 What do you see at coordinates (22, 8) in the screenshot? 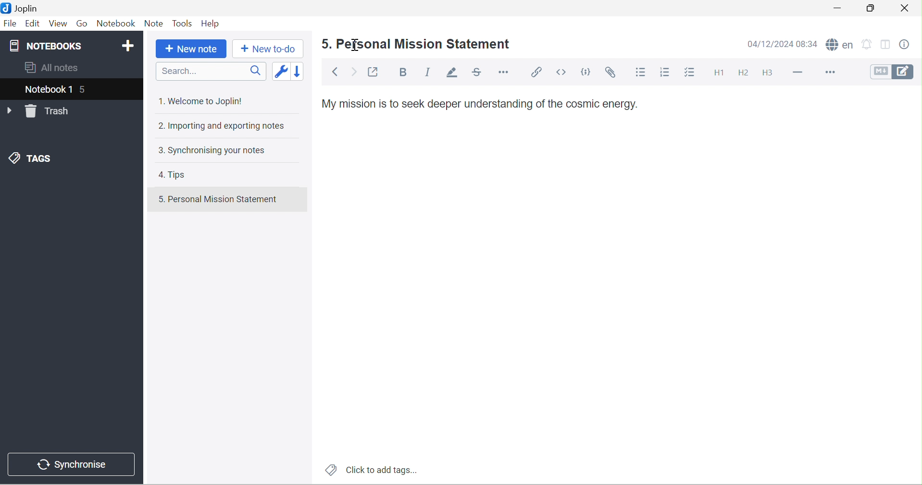
I see `Joplin` at bounding box center [22, 8].